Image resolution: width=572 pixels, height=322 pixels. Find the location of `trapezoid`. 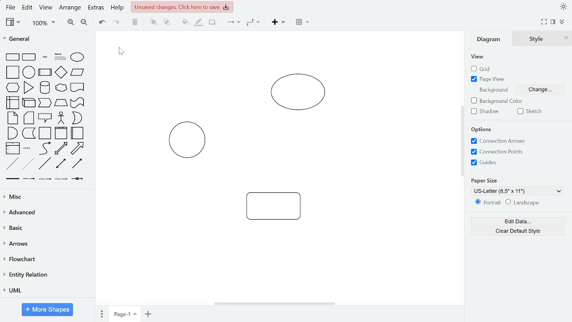

trapezoid is located at coordinates (61, 103).